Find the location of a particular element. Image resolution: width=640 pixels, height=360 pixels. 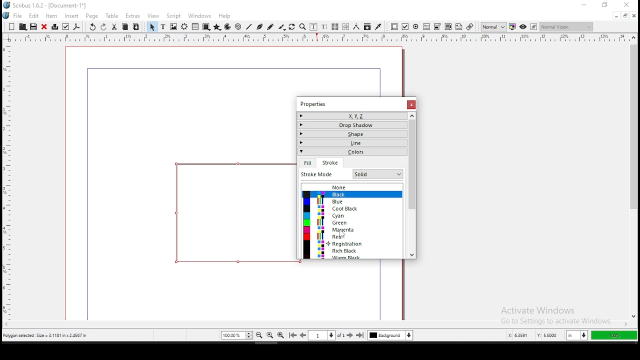

unlink text frames is located at coordinates (346, 27).